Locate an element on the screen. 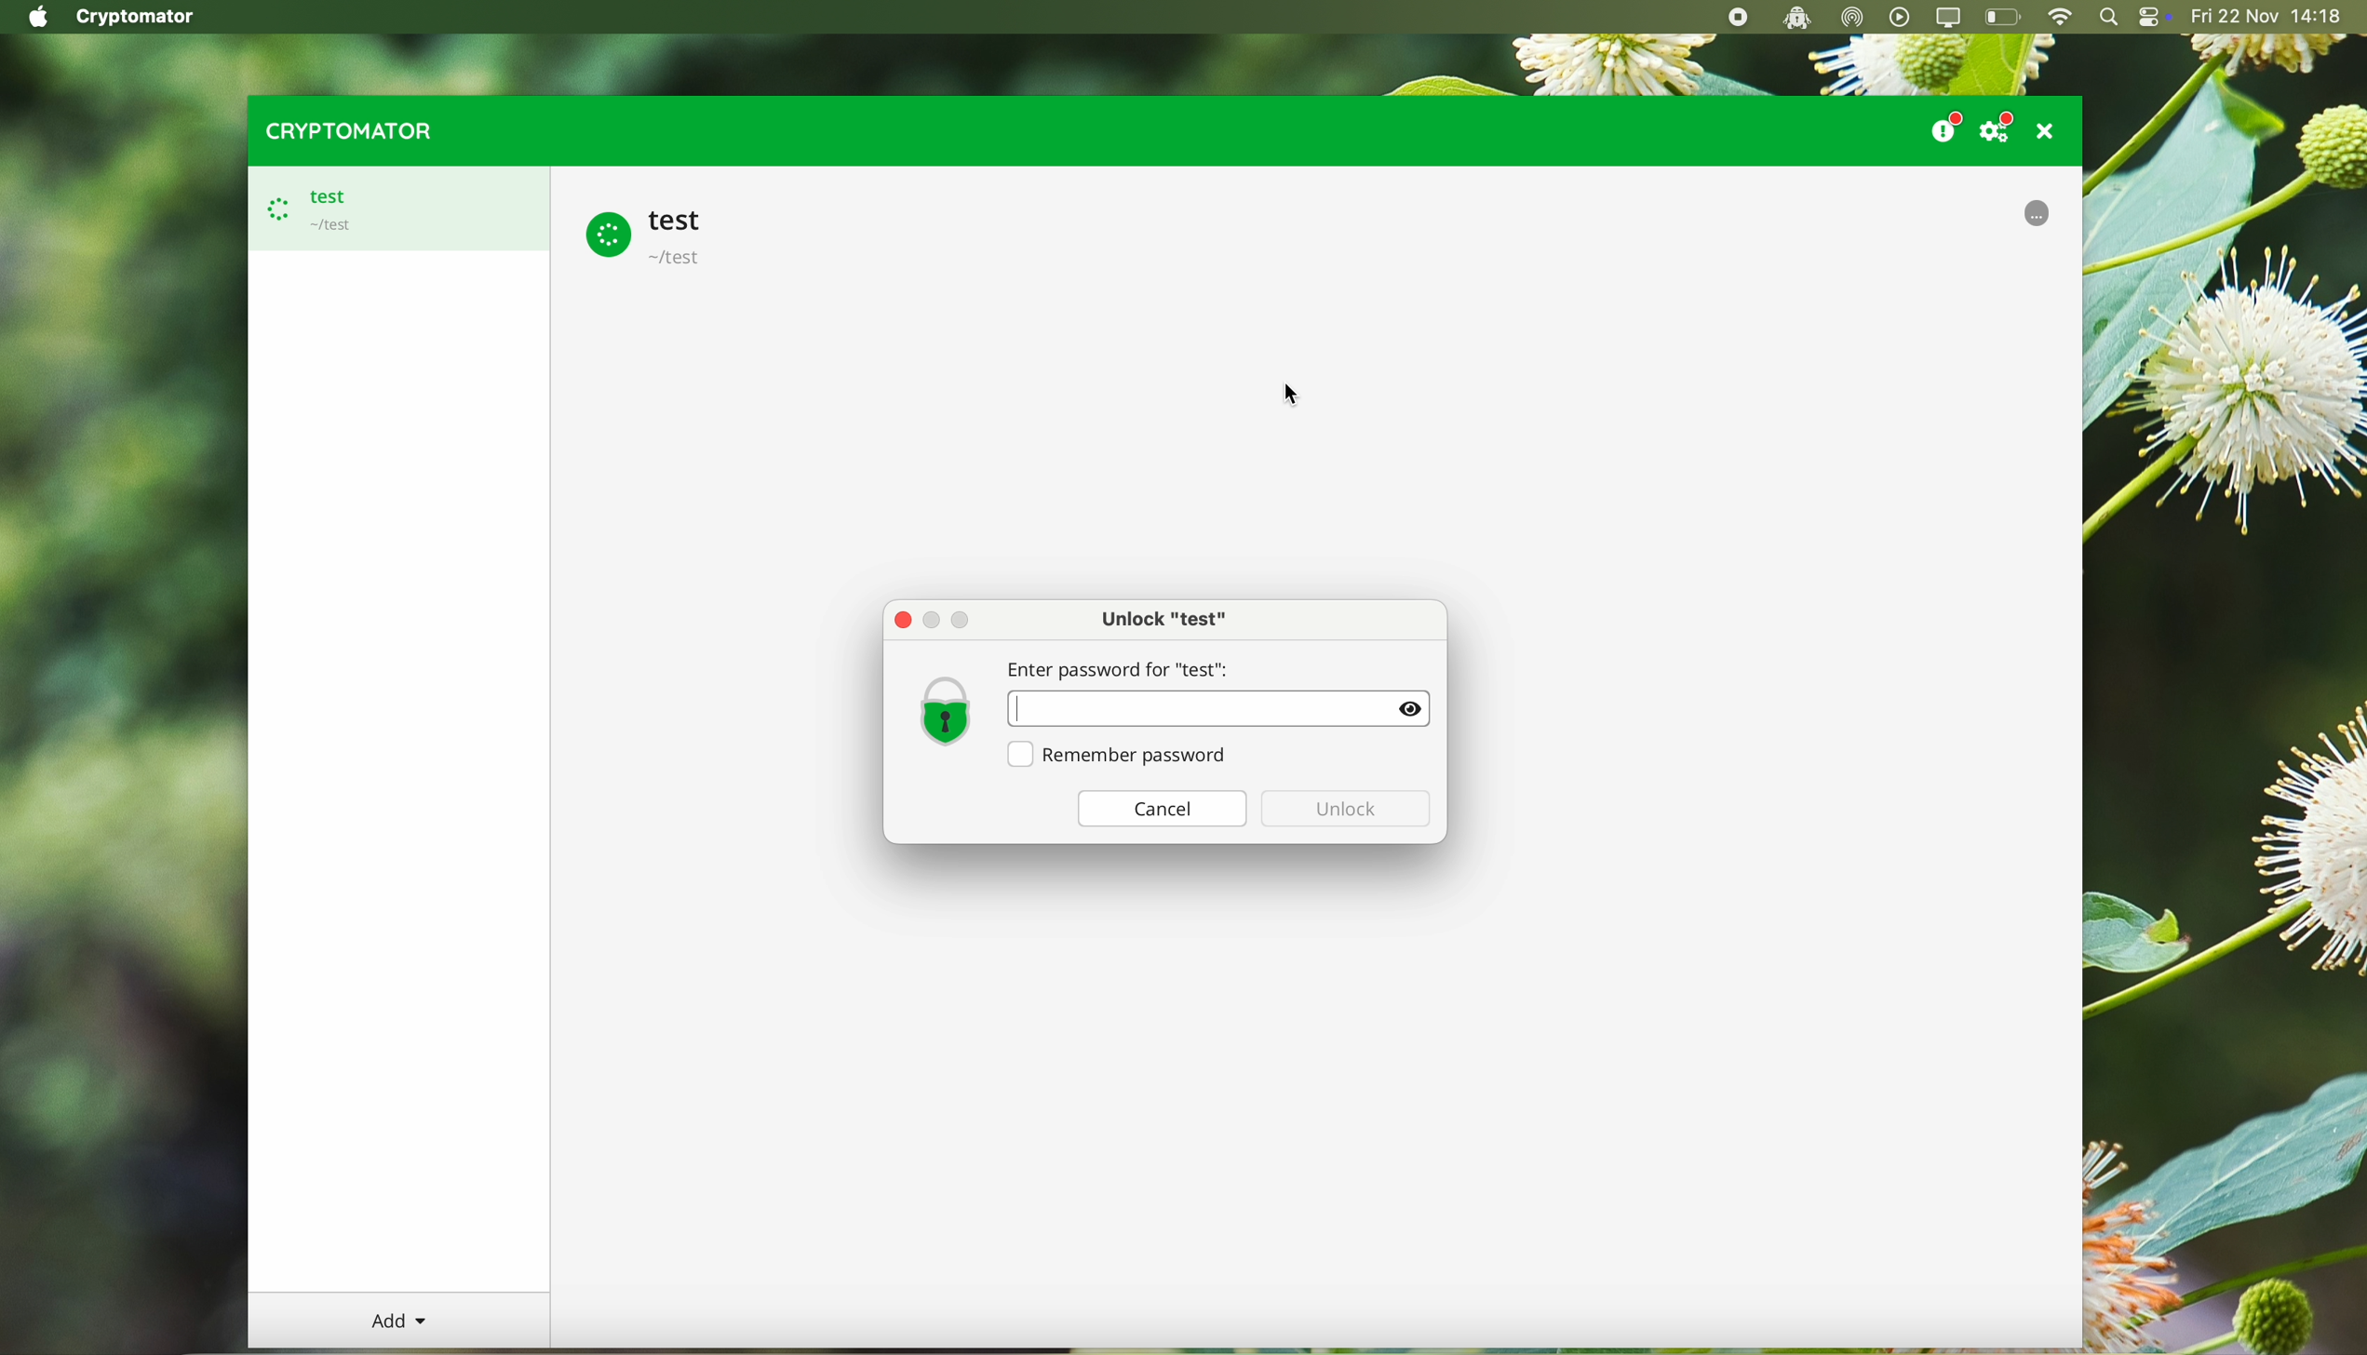 Image resolution: width=2367 pixels, height=1355 pixels. add is located at coordinates (399, 1321).